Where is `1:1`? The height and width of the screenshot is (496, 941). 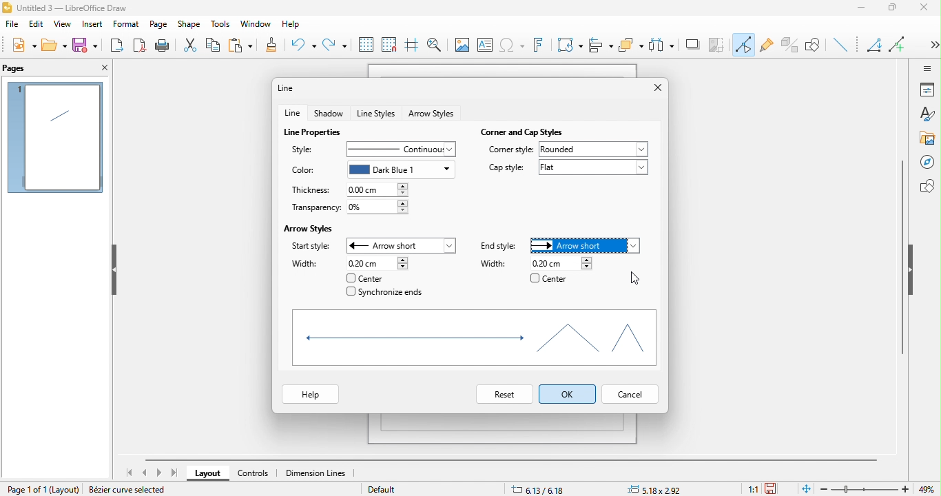 1:1 is located at coordinates (752, 489).